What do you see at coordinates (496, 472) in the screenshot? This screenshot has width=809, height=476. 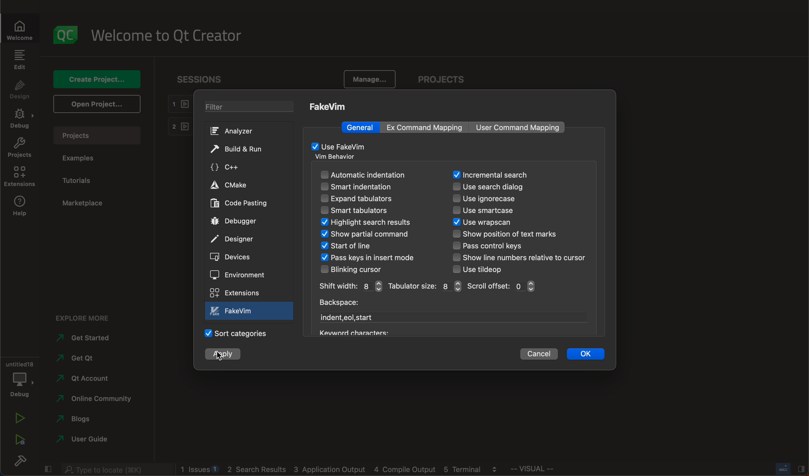 I see `logs` at bounding box center [496, 472].